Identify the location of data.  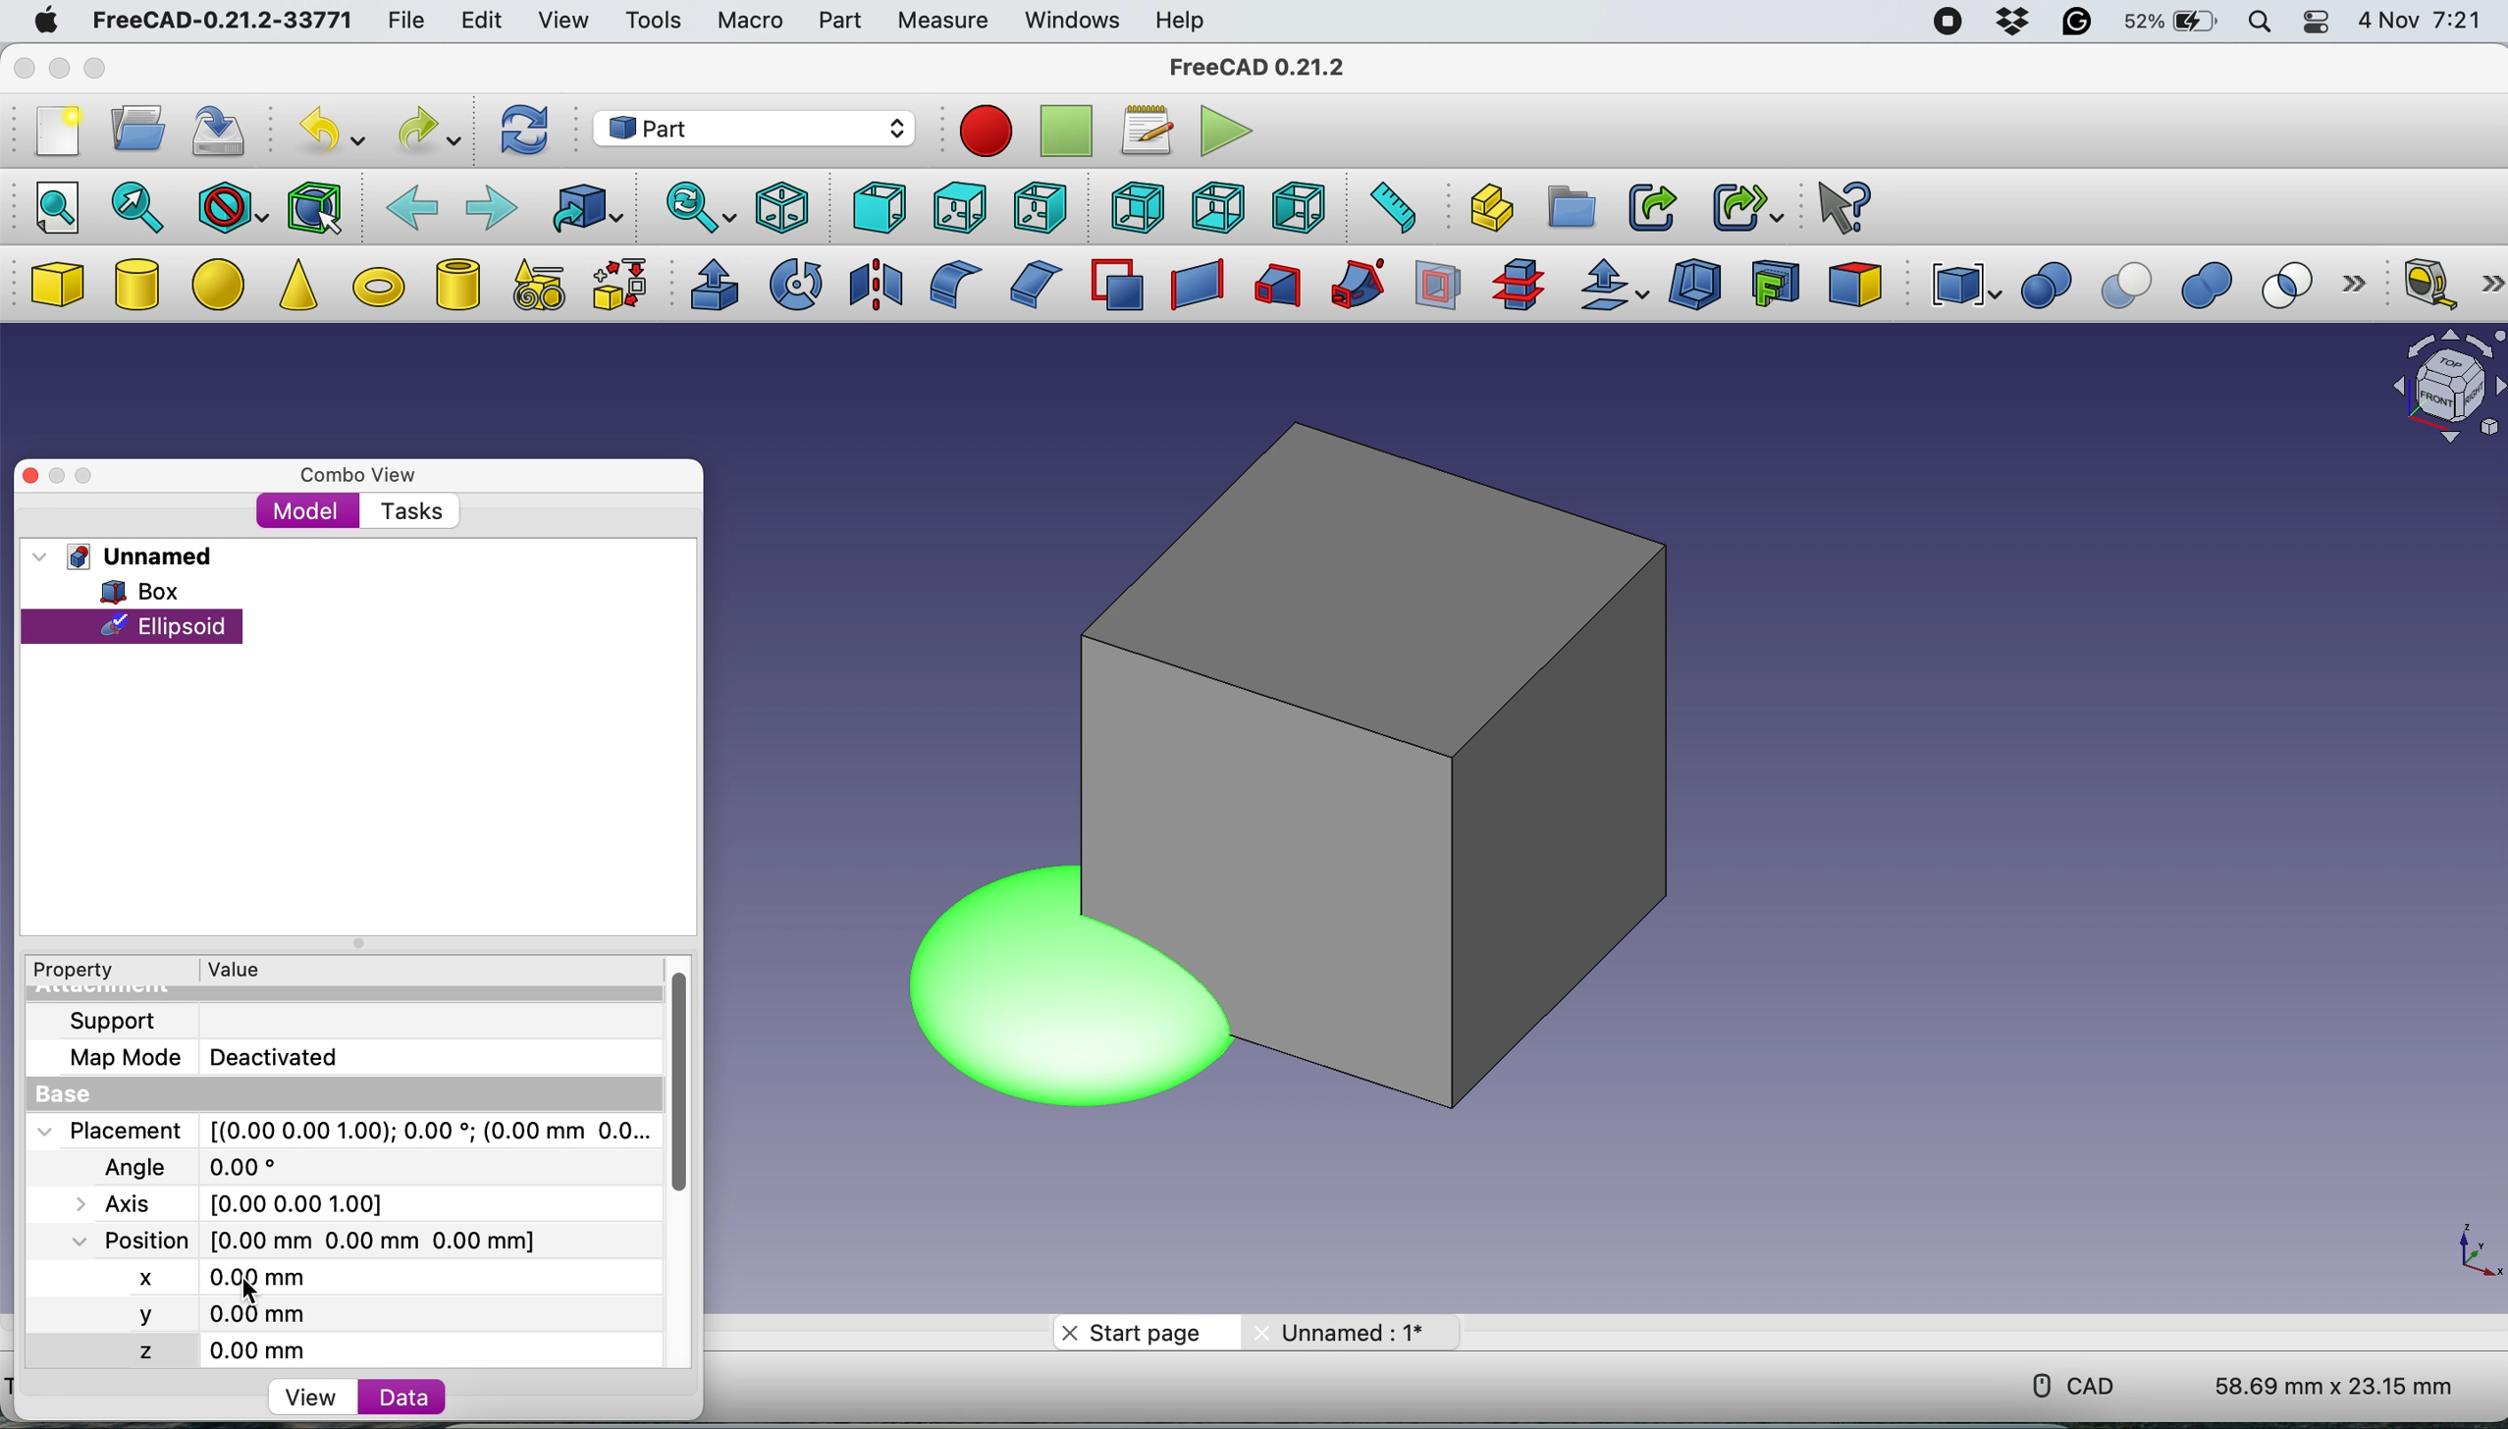
(392, 1397).